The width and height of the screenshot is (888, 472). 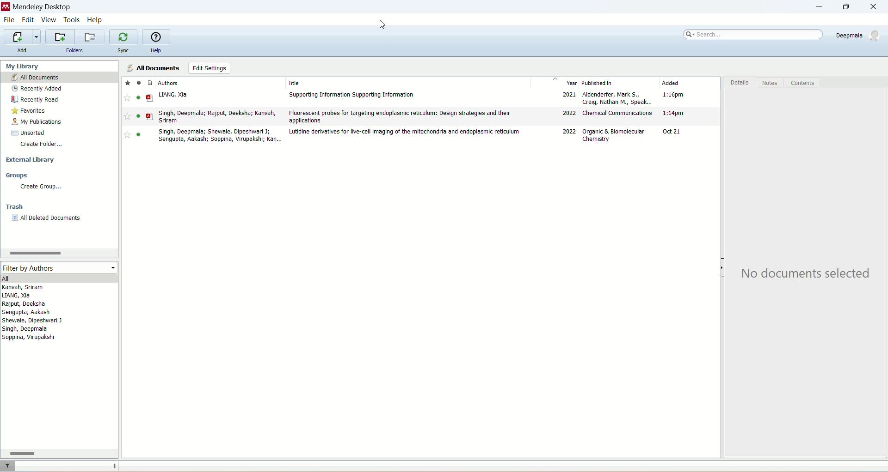 What do you see at coordinates (803, 275) in the screenshot?
I see `No documents selected` at bounding box center [803, 275].